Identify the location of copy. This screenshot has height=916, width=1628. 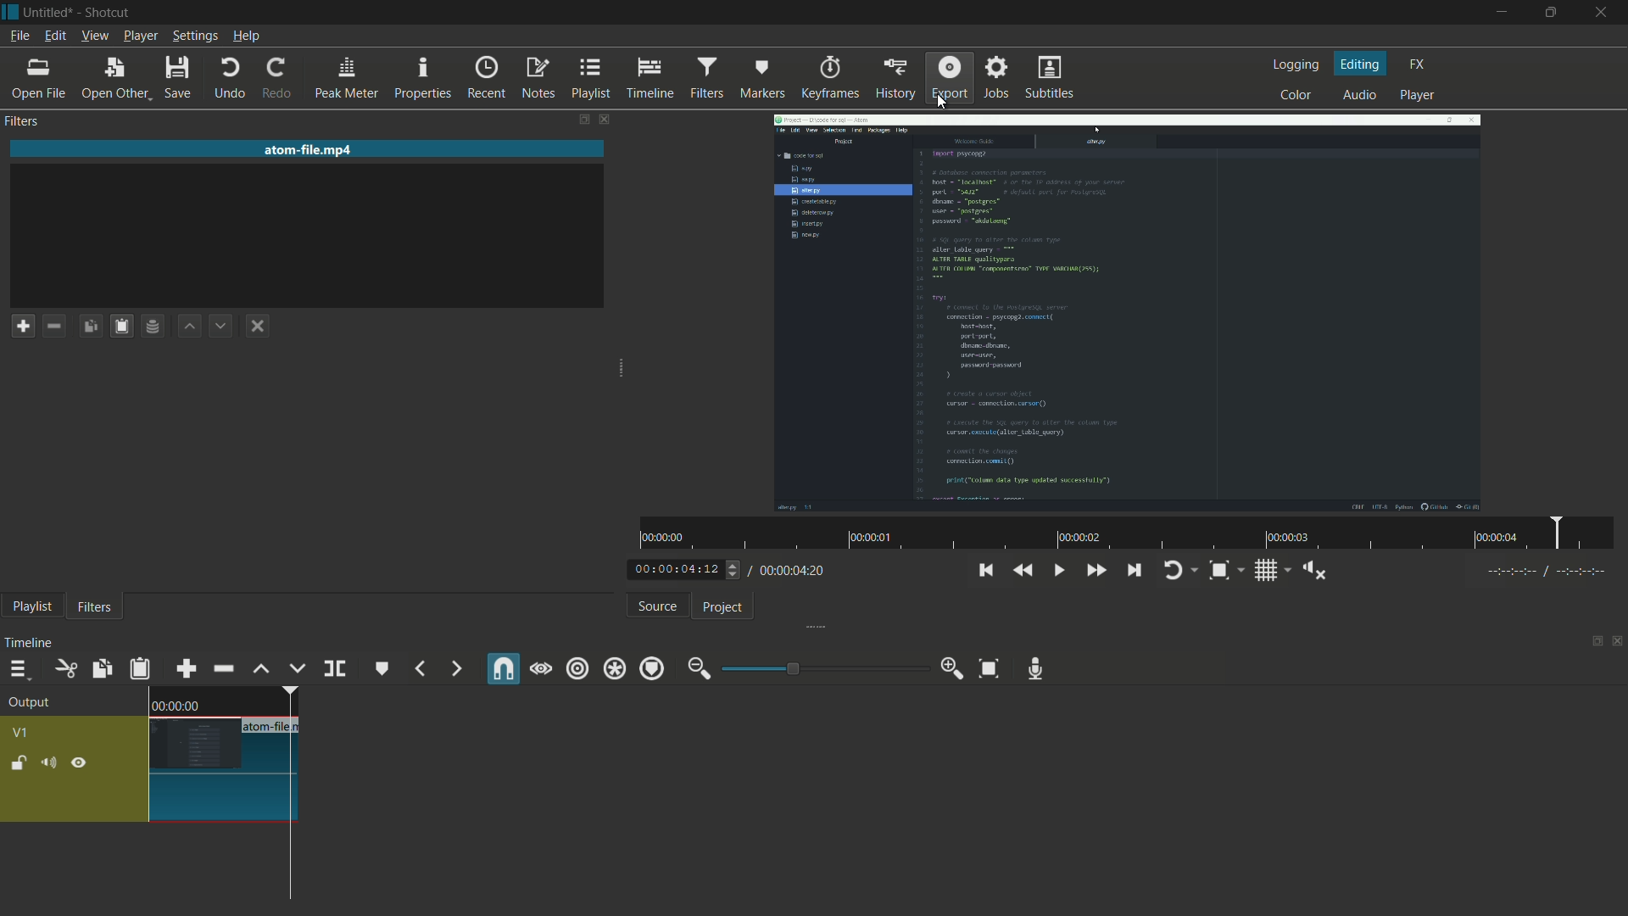
(98, 668).